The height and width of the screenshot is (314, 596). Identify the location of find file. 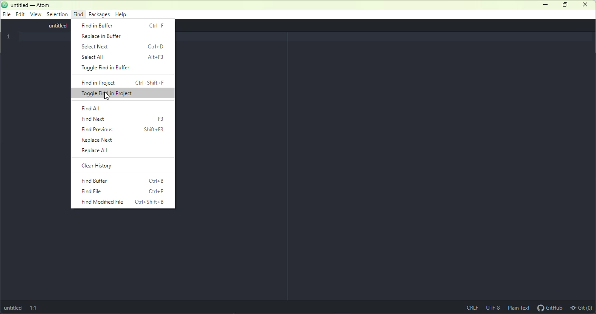
(123, 191).